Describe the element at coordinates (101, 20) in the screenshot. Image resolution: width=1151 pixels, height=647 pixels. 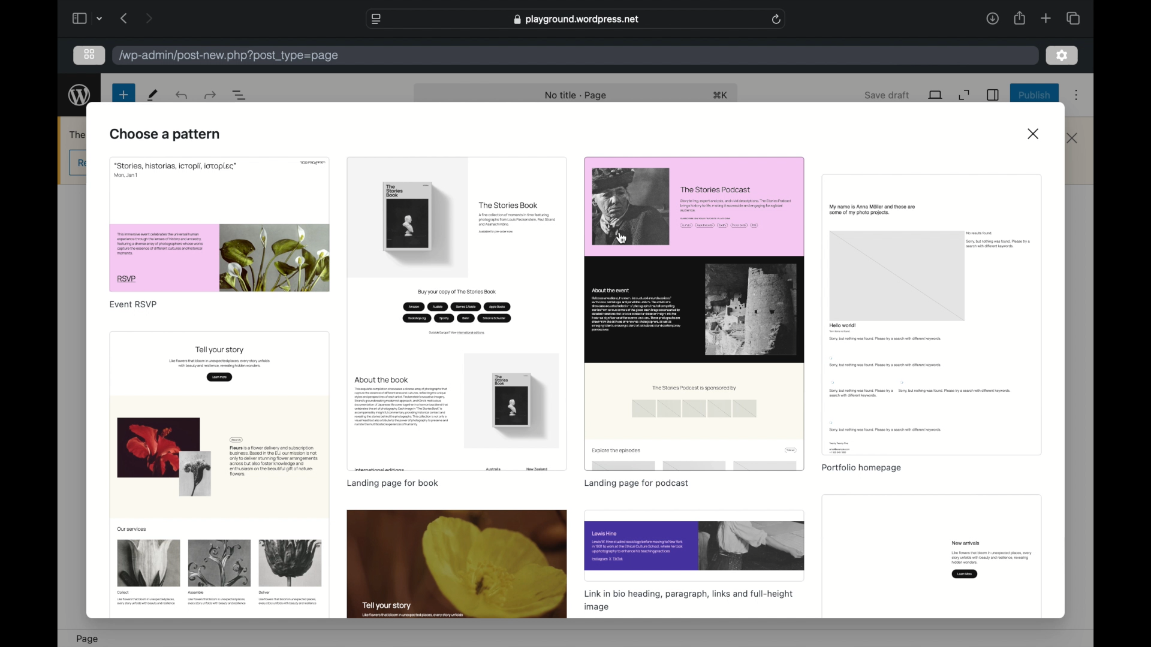
I see `dropdown` at that location.